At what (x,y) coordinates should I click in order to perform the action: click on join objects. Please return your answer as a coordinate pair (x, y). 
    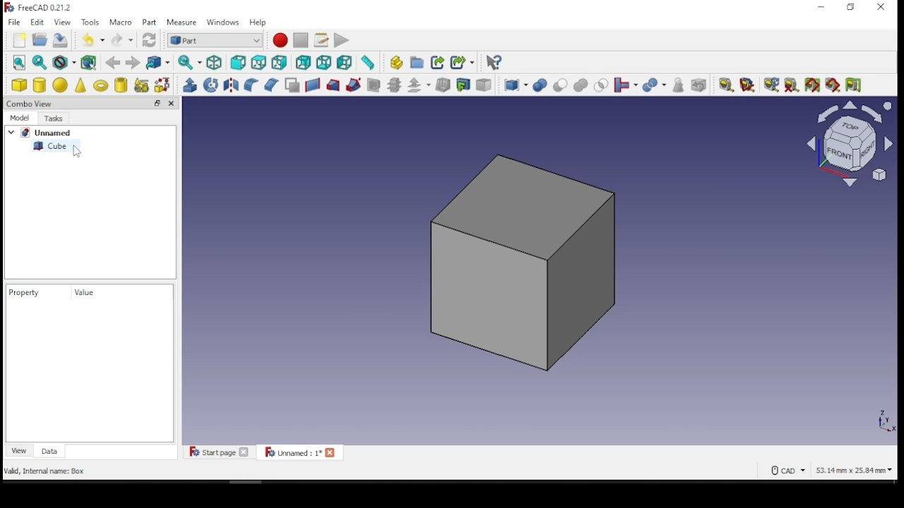
    Looking at the image, I should click on (626, 85).